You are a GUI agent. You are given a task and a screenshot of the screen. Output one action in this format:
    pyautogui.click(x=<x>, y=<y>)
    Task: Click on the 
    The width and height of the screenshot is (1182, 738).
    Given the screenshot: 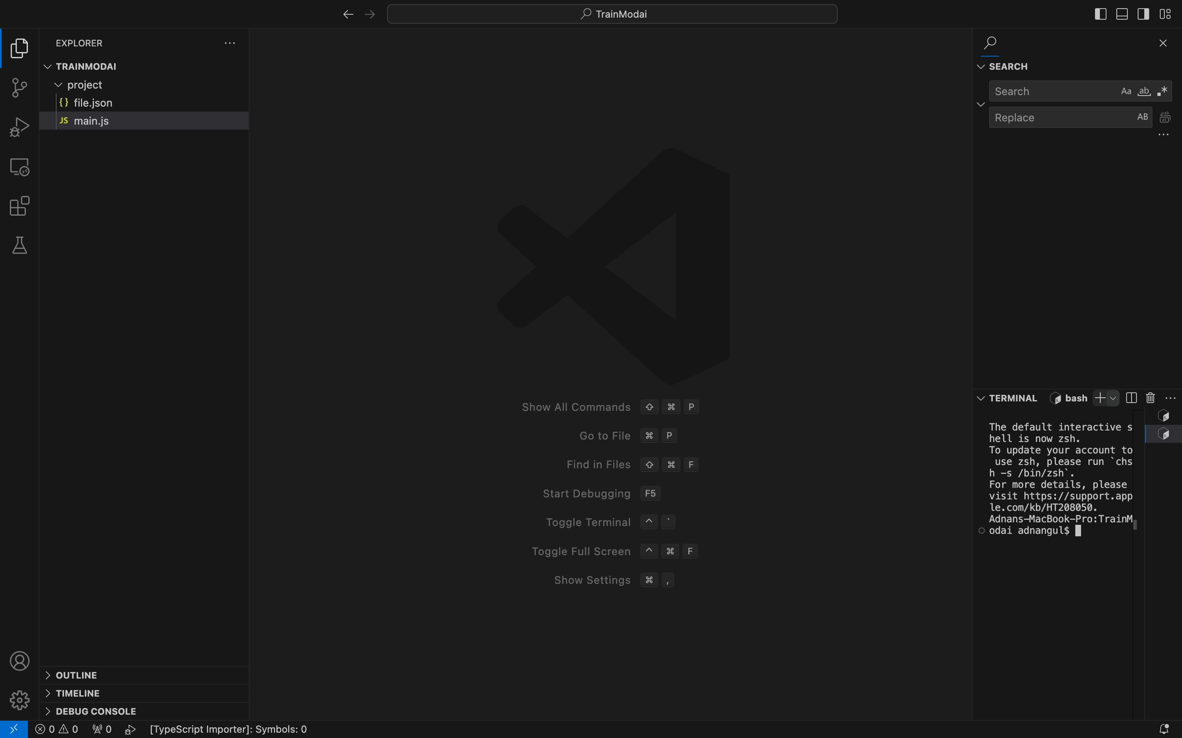 What is the action you would take?
    pyautogui.click(x=77, y=675)
    